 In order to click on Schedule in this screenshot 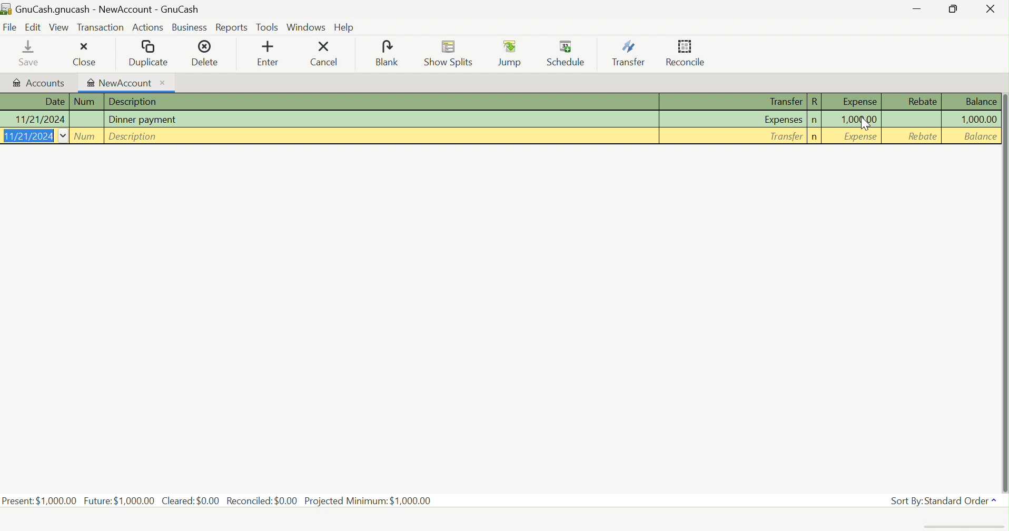, I will do `click(567, 52)`.